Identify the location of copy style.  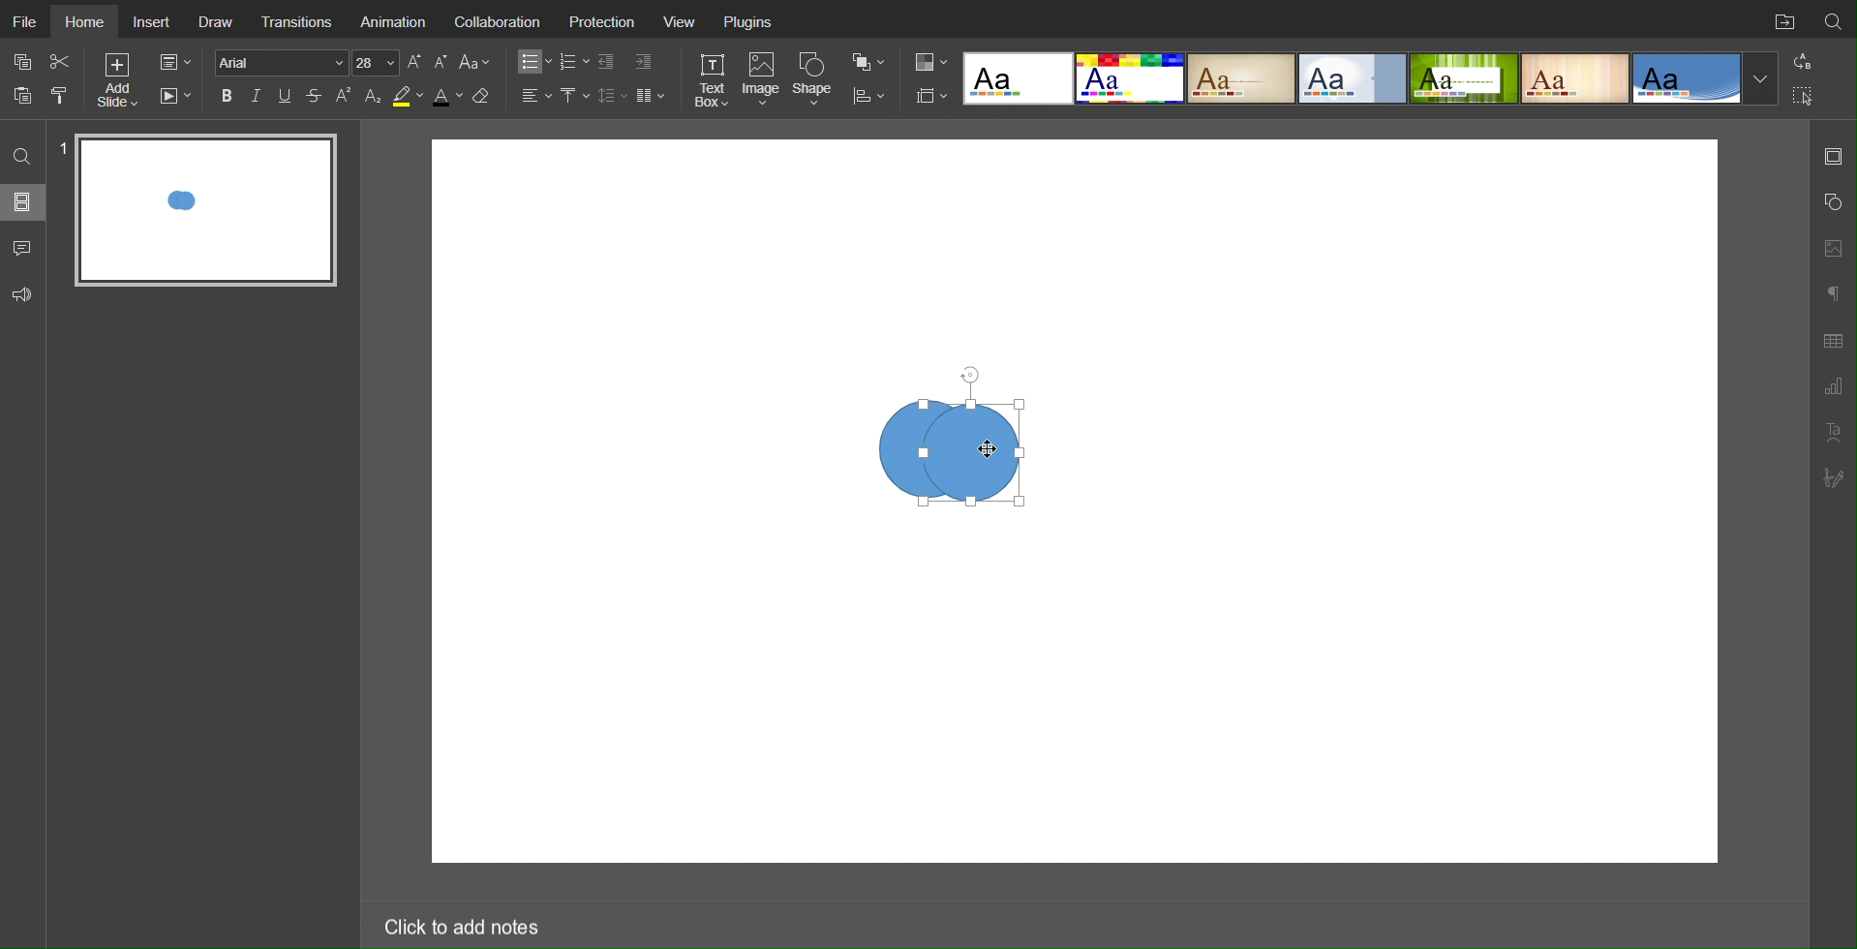
(67, 94).